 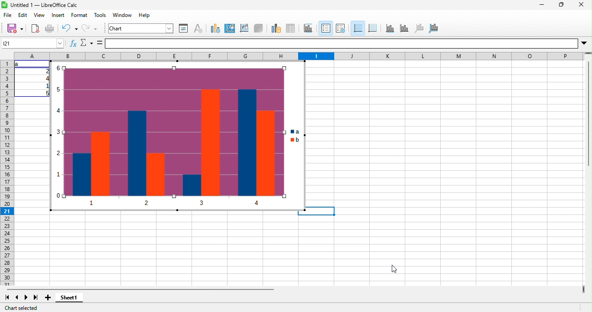 I want to click on Cell name box, so click(x=33, y=43).